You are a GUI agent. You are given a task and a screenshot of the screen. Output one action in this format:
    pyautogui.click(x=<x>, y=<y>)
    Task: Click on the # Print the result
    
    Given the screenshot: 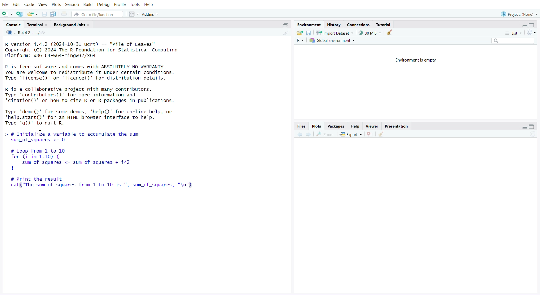 What is the action you would take?
    pyautogui.click(x=42, y=178)
    